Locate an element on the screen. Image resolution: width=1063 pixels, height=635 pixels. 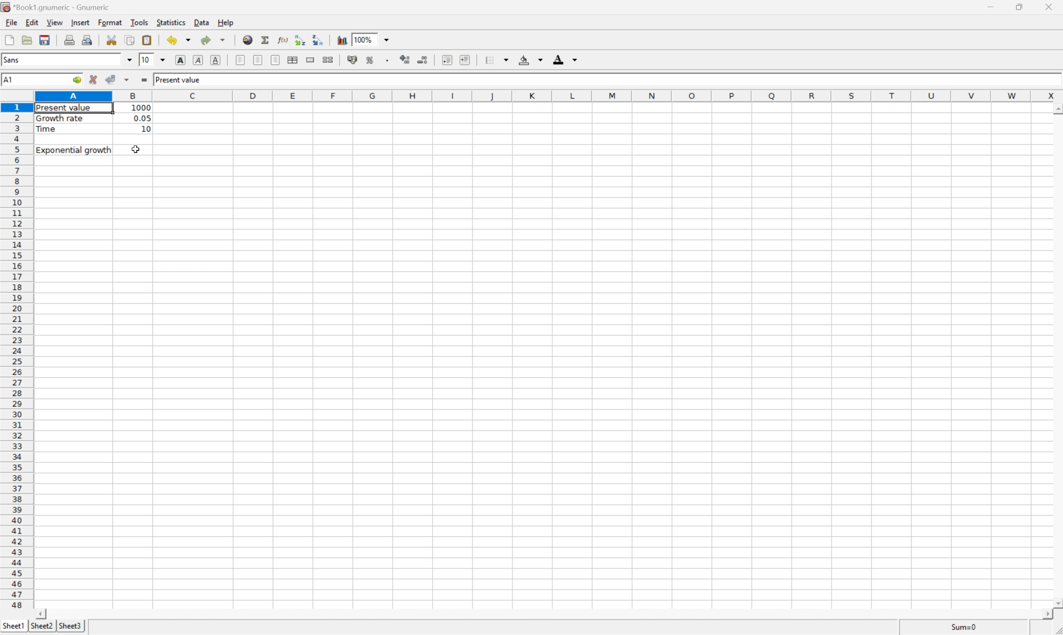
Column names is located at coordinates (548, 96).